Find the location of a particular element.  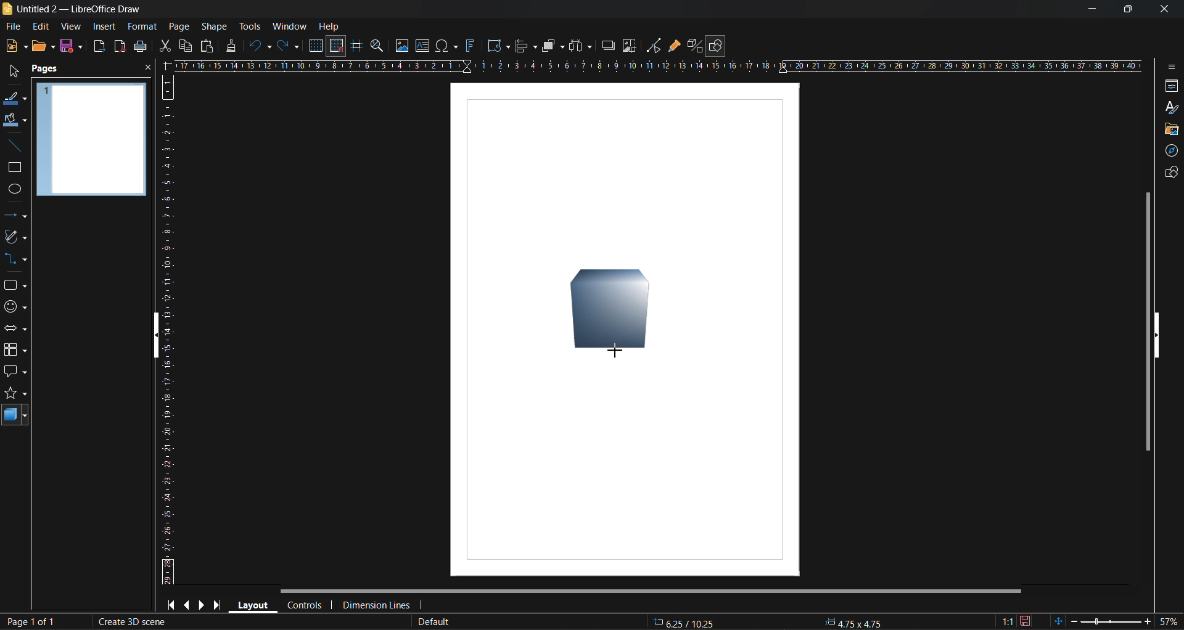

paste is located at coordinates (205, 48).